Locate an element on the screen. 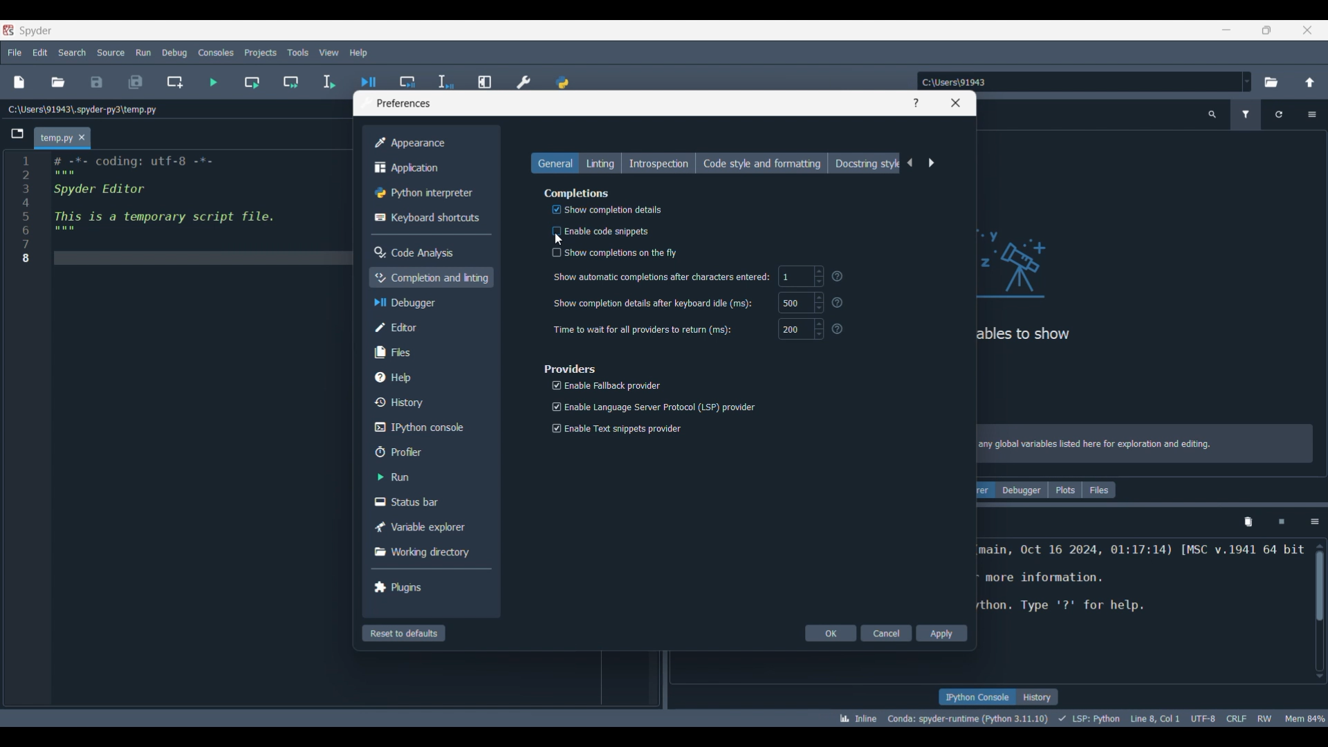  Current tab is located at coordinates (55, 138).